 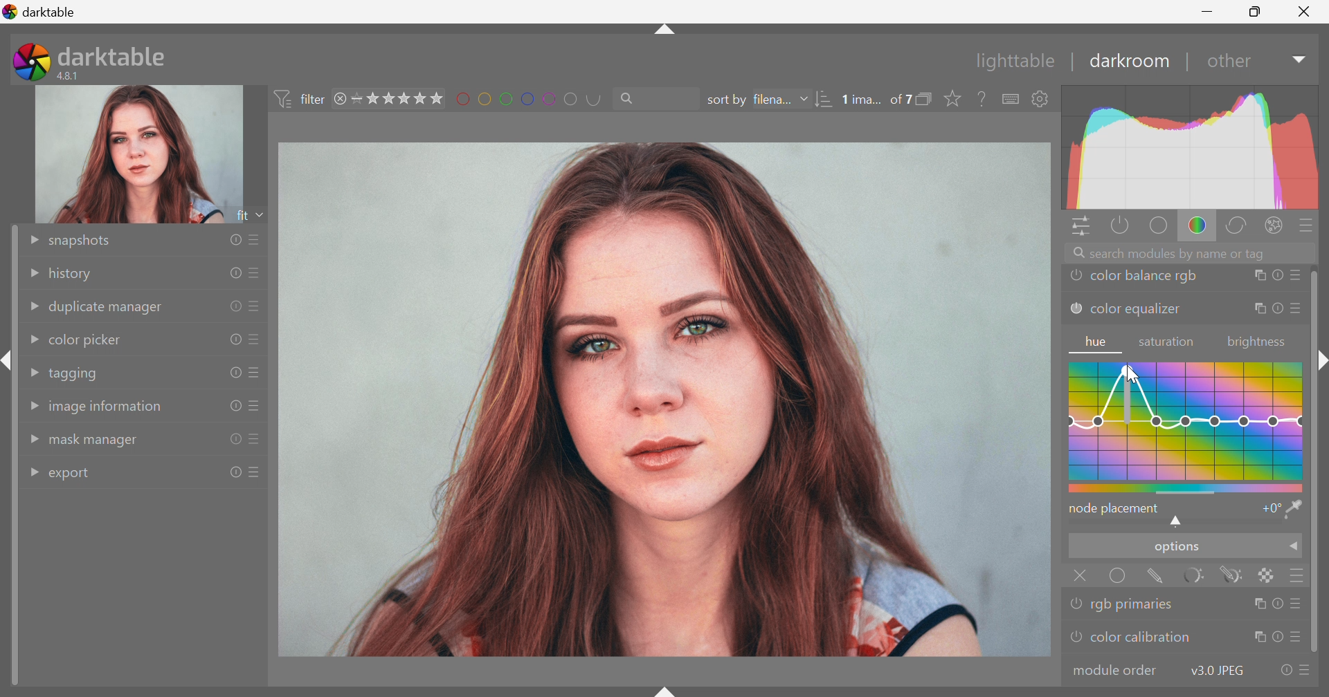 I want to click on filena..., so click(x=773, y=98).